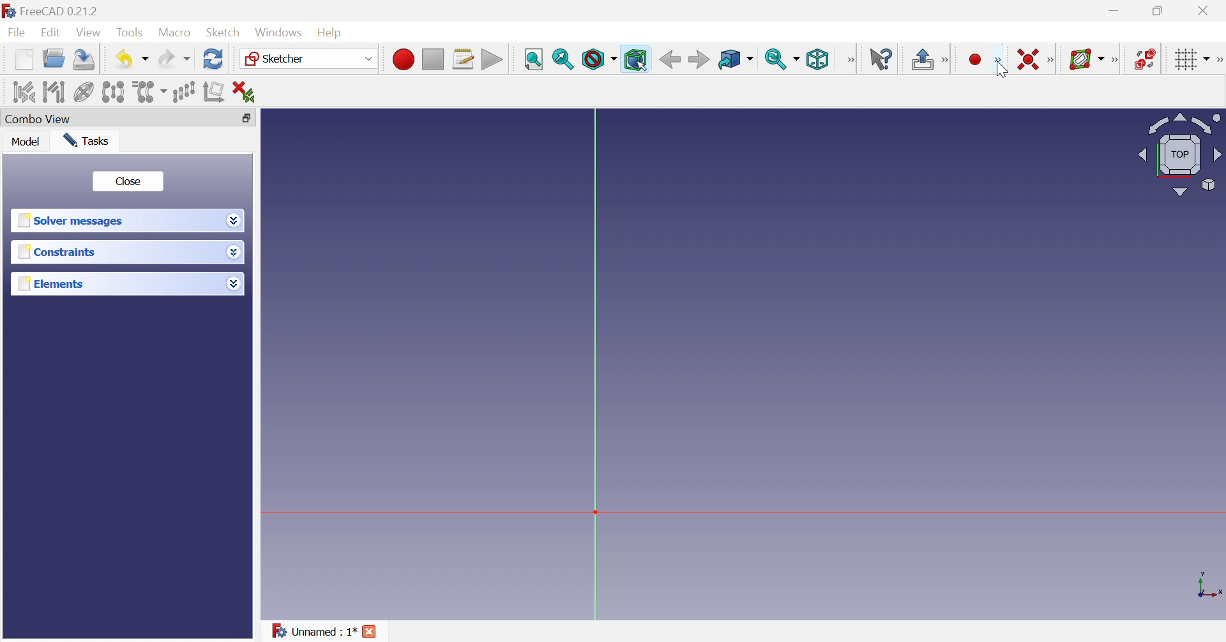 This screenshot has width=1226, height=642. What do you see at coordinates (172, 59) in the screenshot?
I see `Redo` at bounding box center [172, 59].